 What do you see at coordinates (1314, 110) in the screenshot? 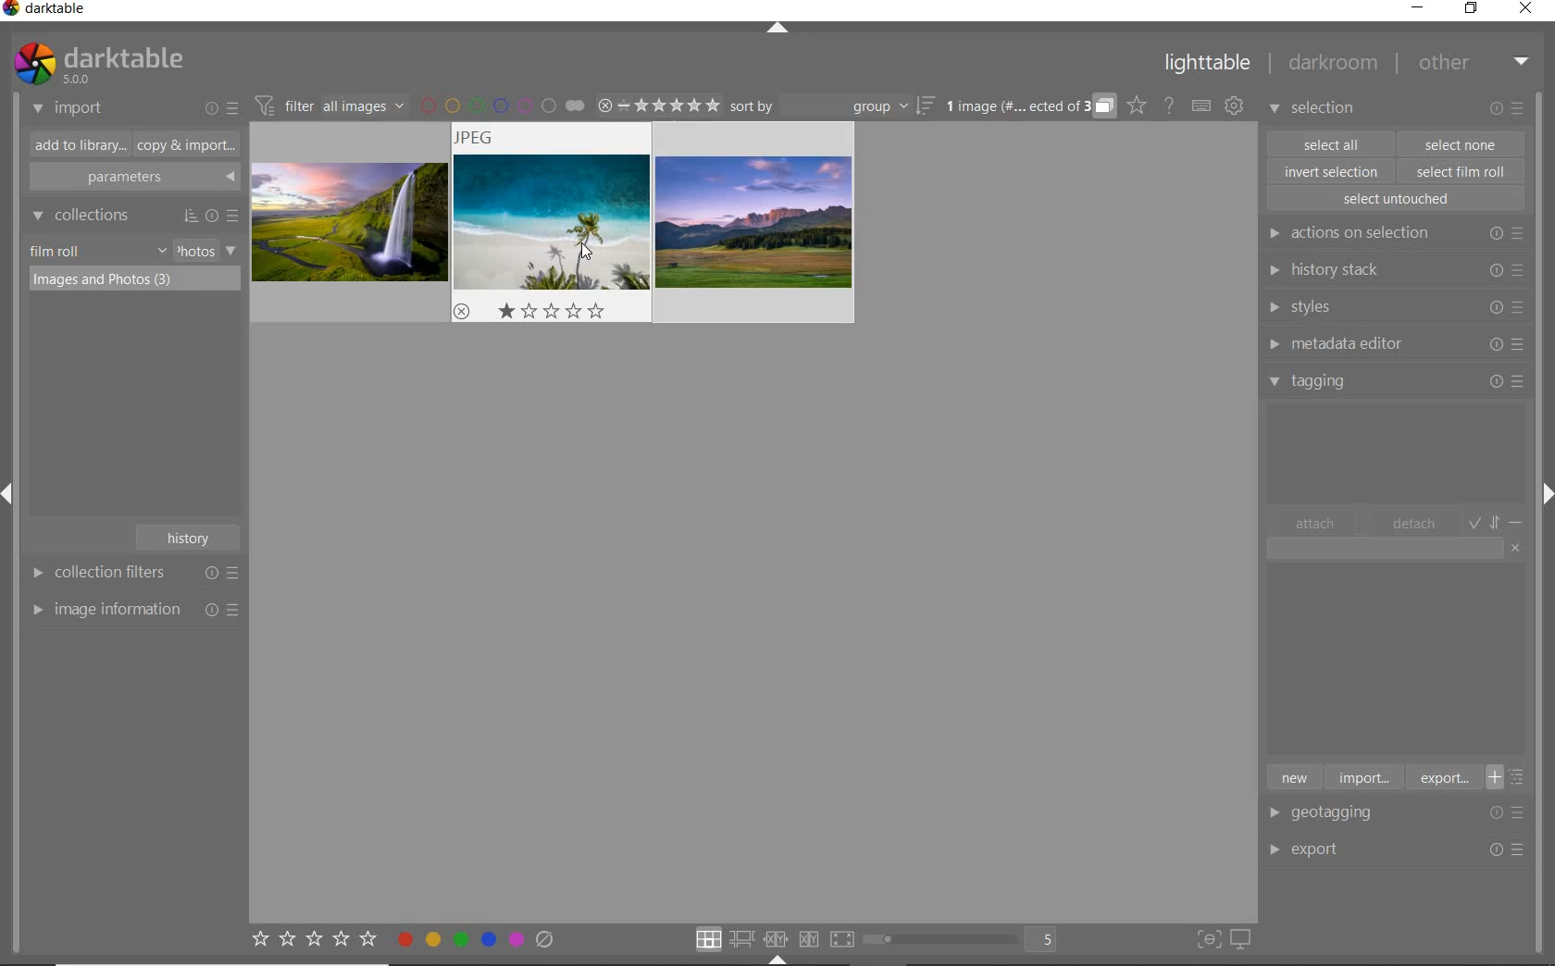
I see `selection` at bounding box center [1314, 110].